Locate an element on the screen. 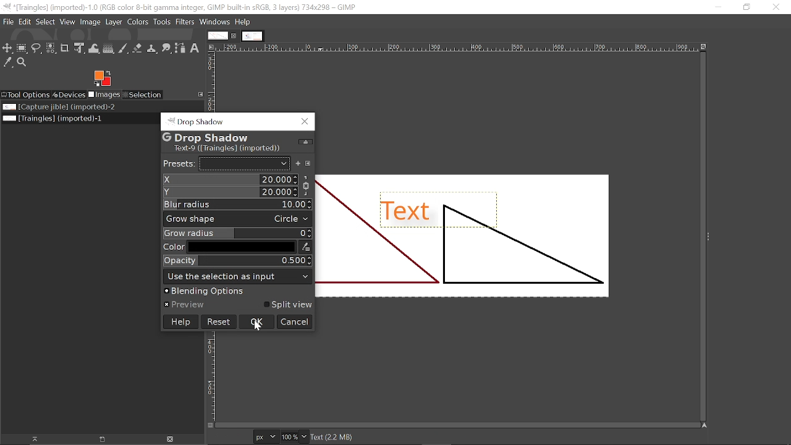  Image file titled "Capture jible" is located at coordinates (57, 108).